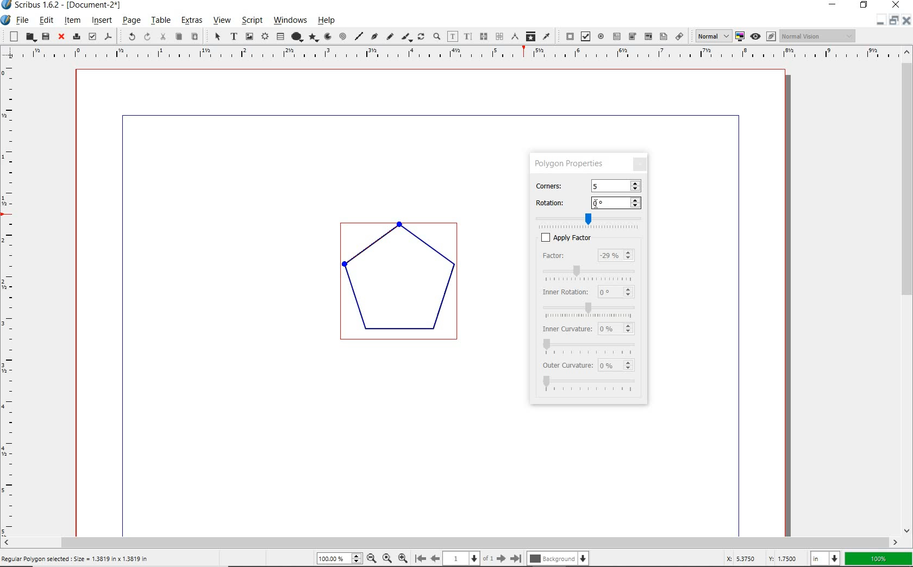 This screenshot has height=567, width=913. Describe the element at coordinates (315, 37) in the screenshot. I see `polygon` at that location.